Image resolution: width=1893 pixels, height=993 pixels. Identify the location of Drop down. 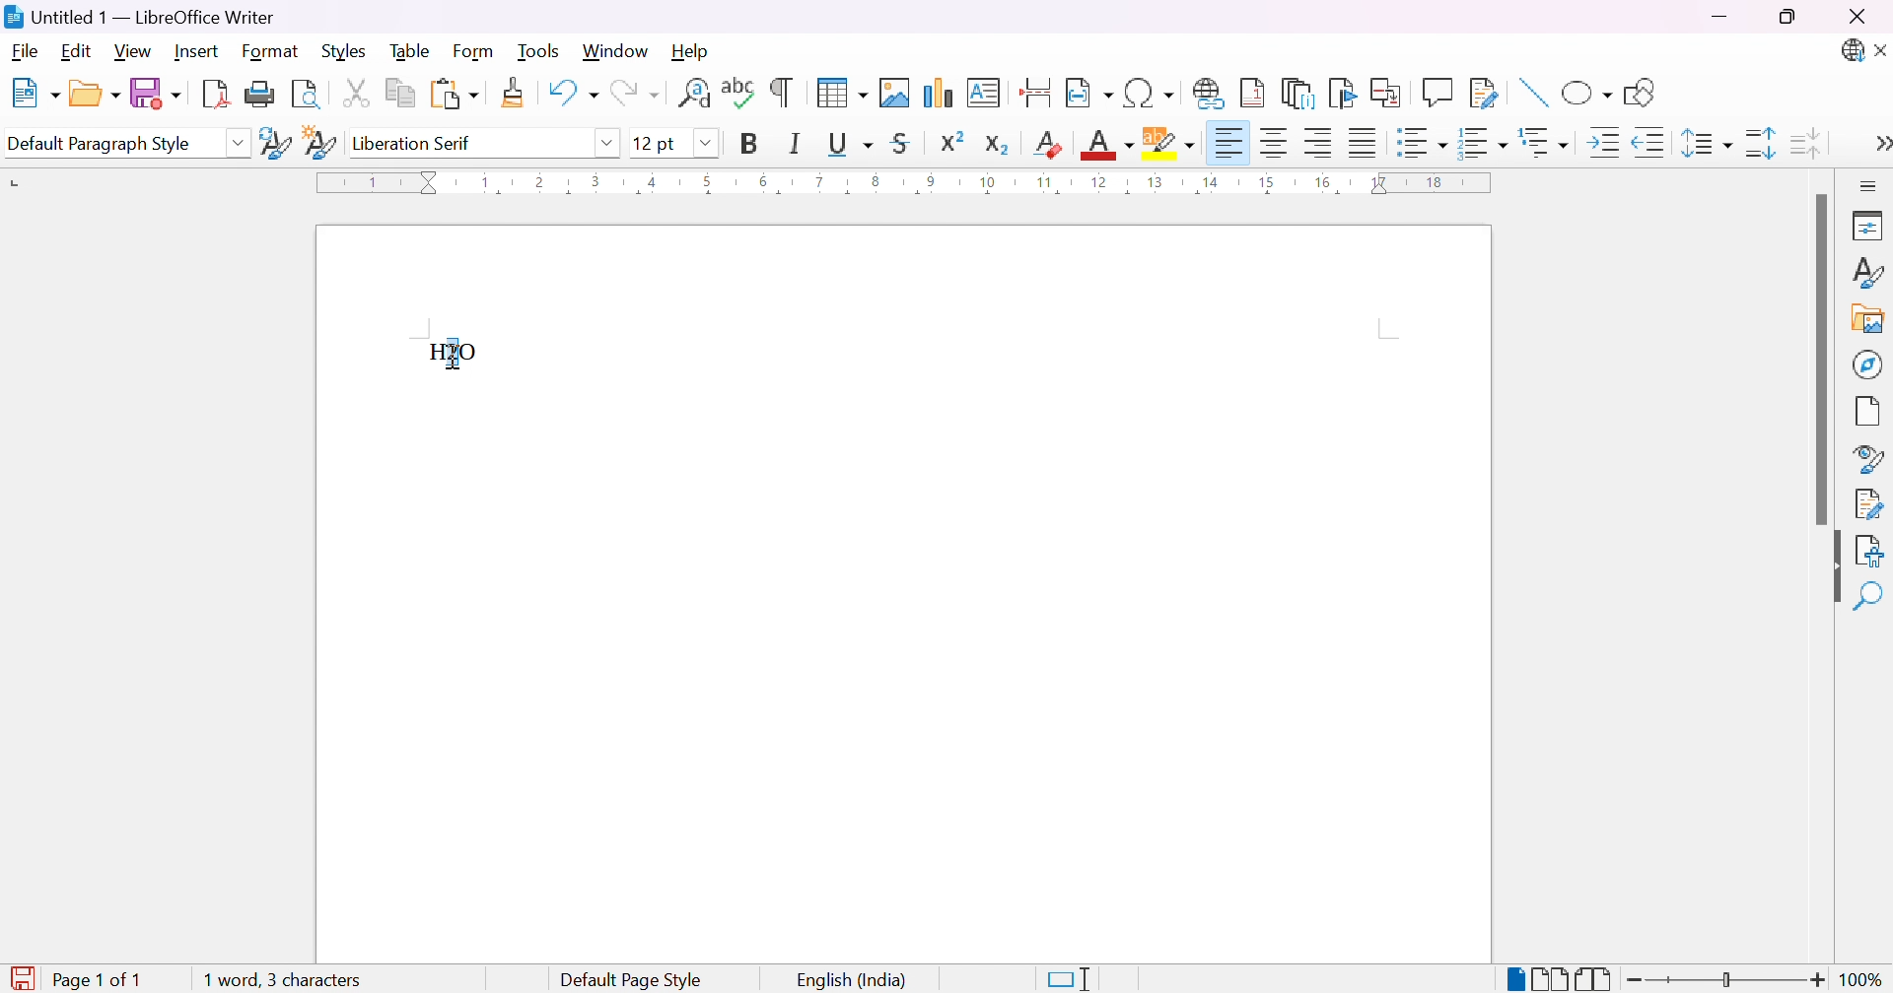
(707, 144).